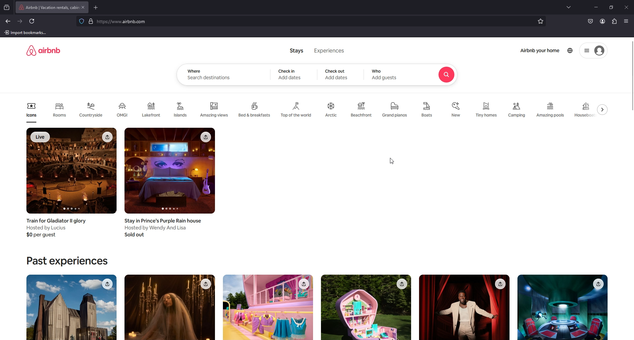 The image size is (634, 340). I want to click on tab, so click(48, 7).